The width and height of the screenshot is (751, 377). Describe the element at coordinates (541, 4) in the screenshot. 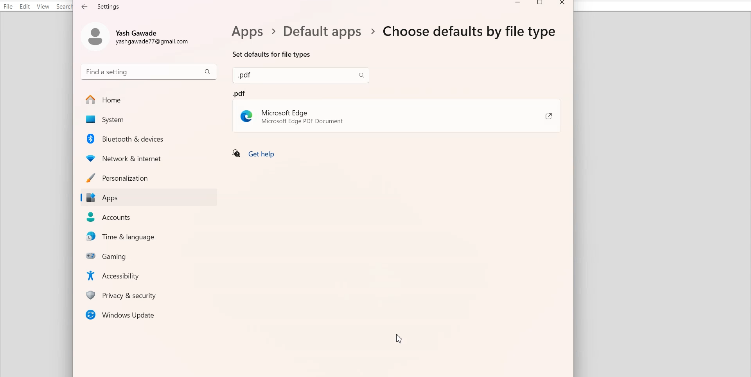

I see `Maximize` at that location.